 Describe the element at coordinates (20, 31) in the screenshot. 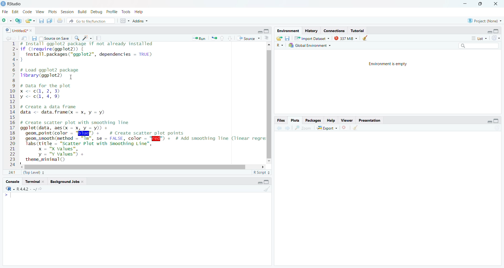

I see ` Untitled2*` at that location.